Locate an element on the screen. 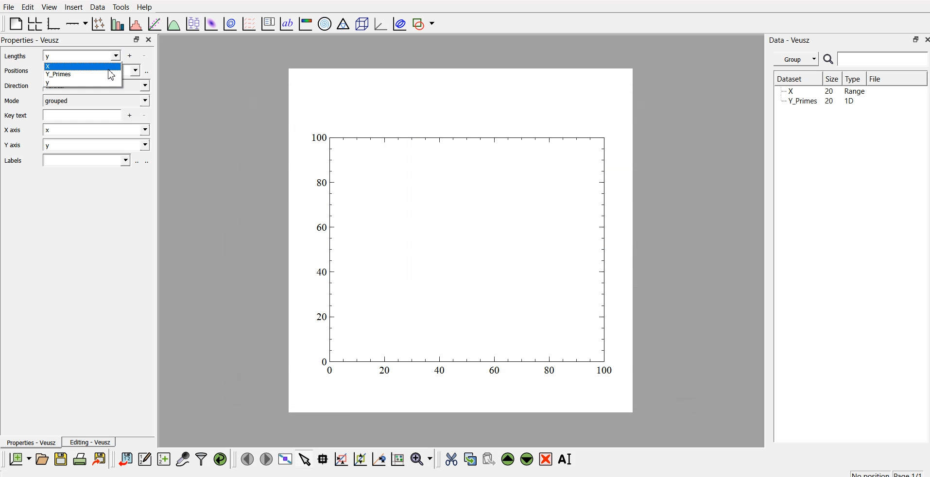  Data is located at coordinates (97, 6).